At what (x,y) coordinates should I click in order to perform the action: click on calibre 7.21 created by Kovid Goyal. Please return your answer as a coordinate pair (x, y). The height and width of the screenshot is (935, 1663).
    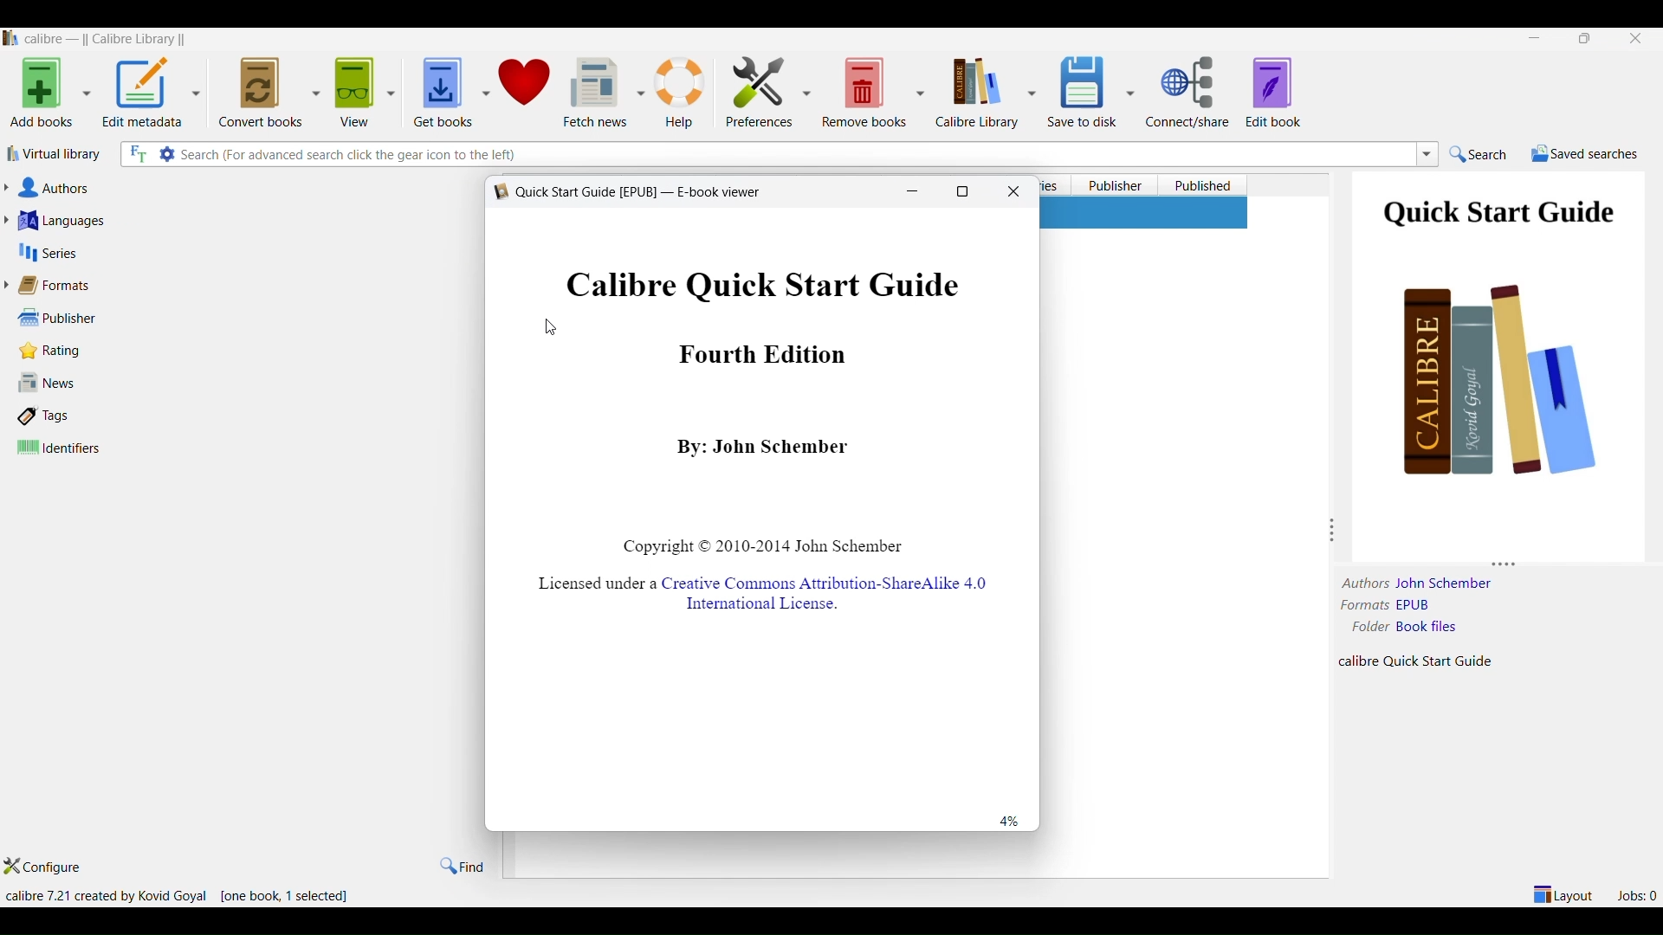
    Looking at the image, I should click on (93, 896).